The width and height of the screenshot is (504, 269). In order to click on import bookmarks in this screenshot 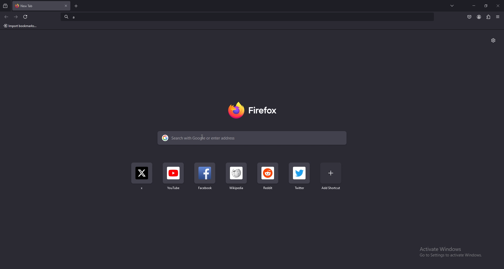, I will do `click(22, 26)`.